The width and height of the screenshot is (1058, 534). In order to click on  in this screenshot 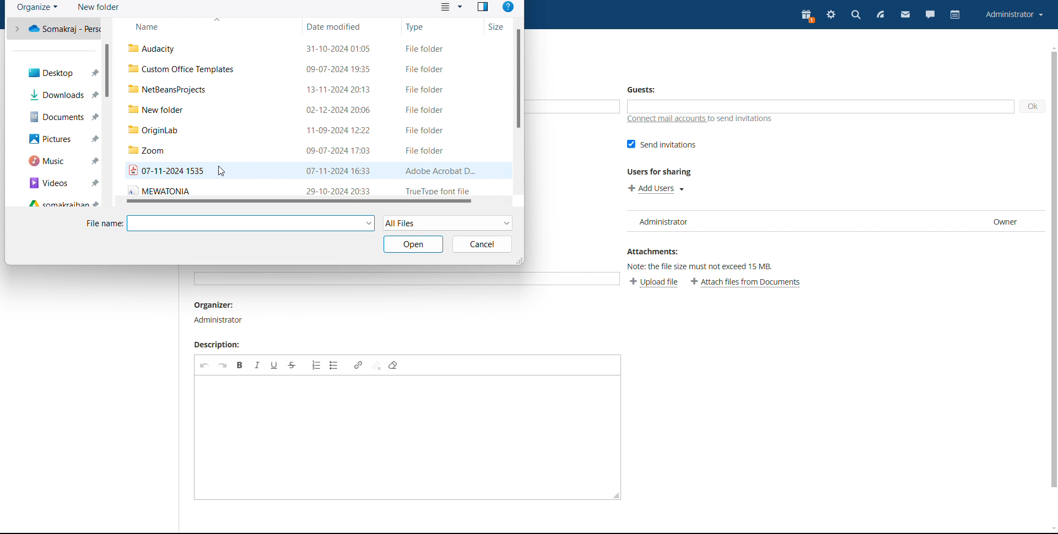, I will do `click(311, 90)`.